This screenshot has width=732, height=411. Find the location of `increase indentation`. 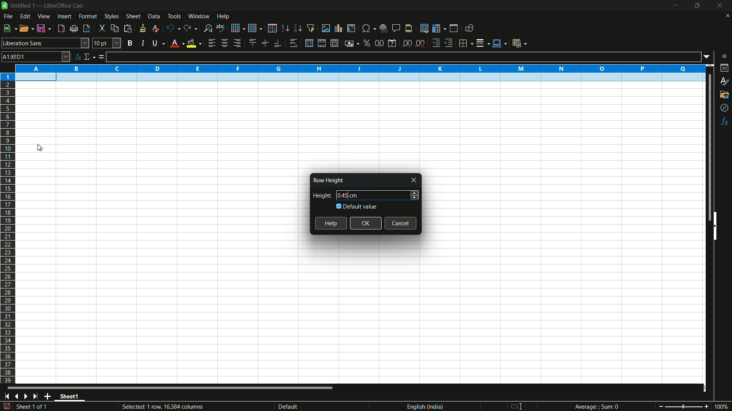

increase indentation is located at coordinates (436, 43).